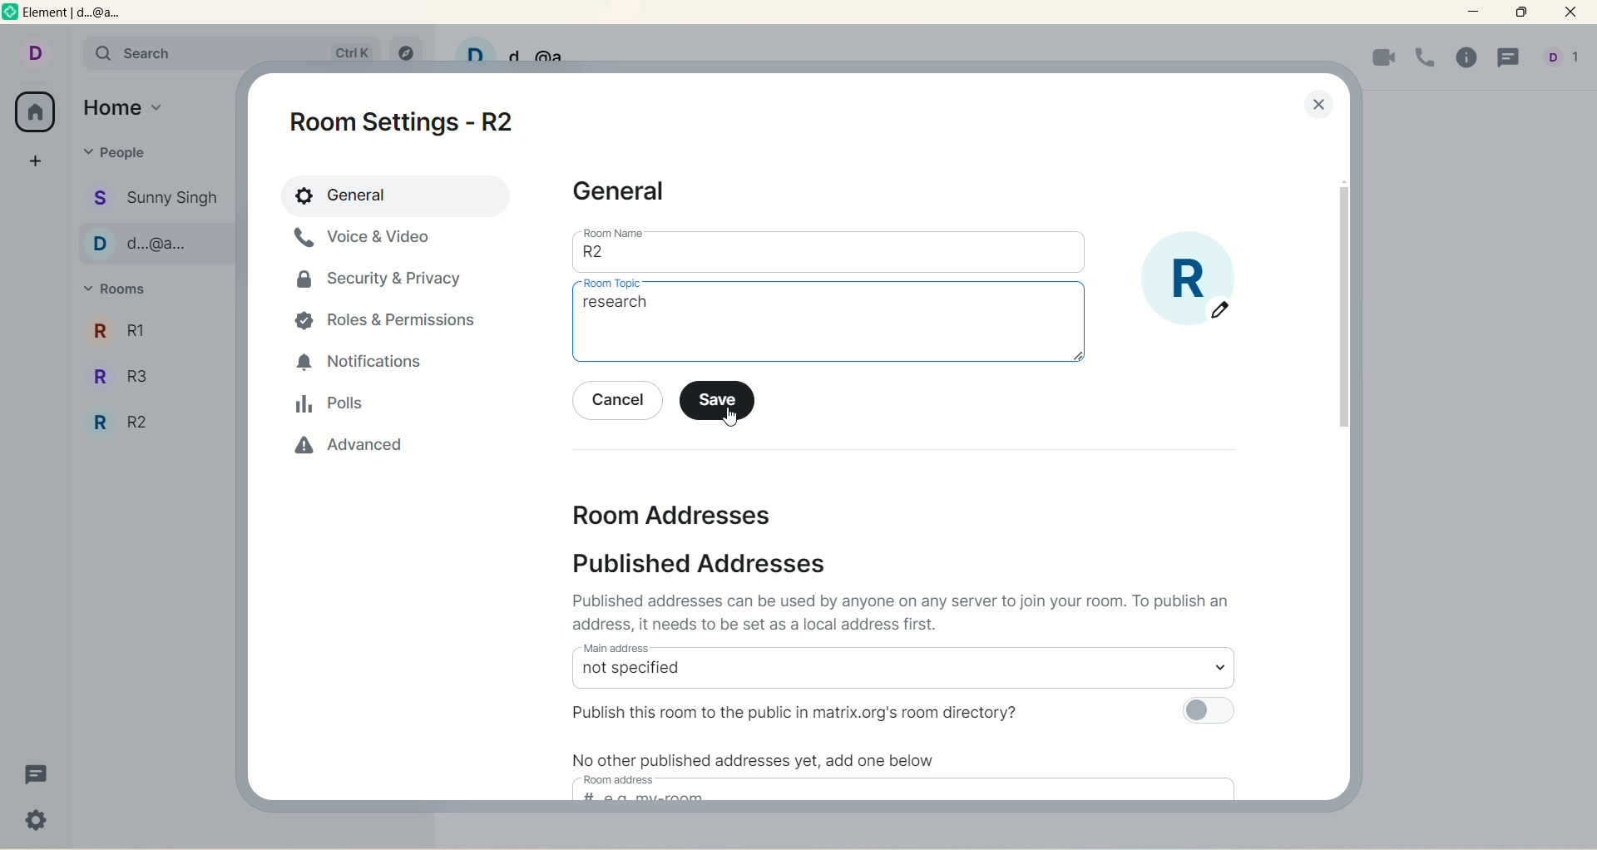  Describe the element at coordinates (1565, 58) in the screenshot. I see `account` at that location.